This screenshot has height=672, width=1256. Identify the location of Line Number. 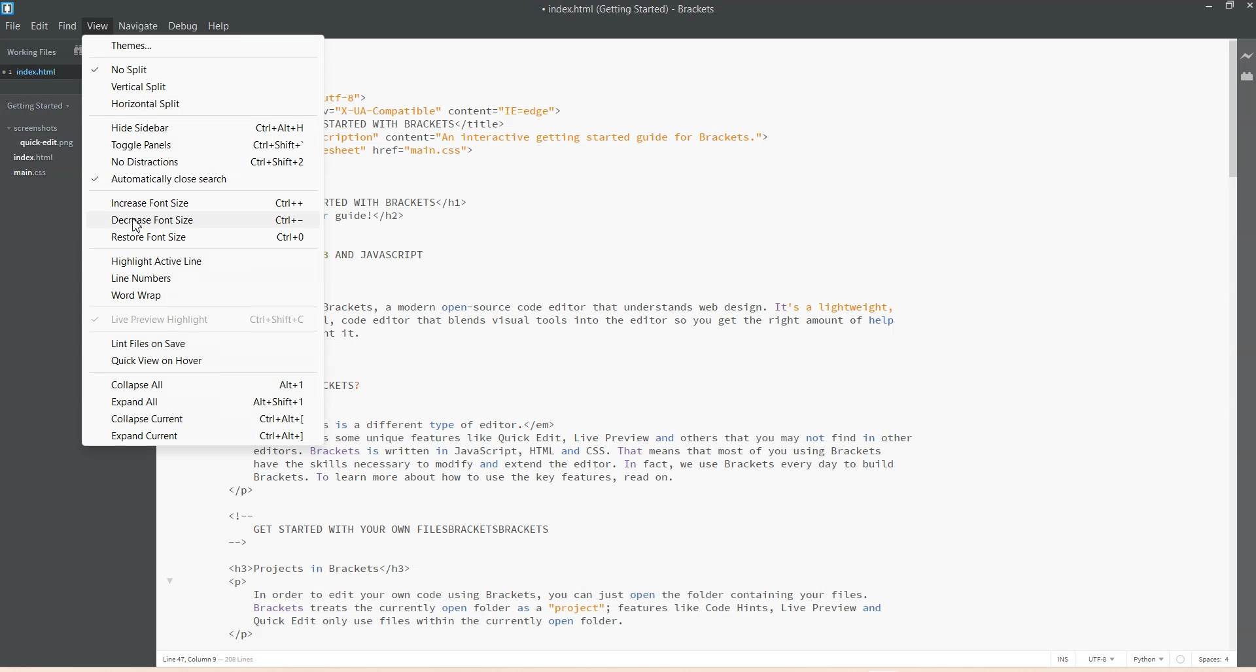
(203, 280).